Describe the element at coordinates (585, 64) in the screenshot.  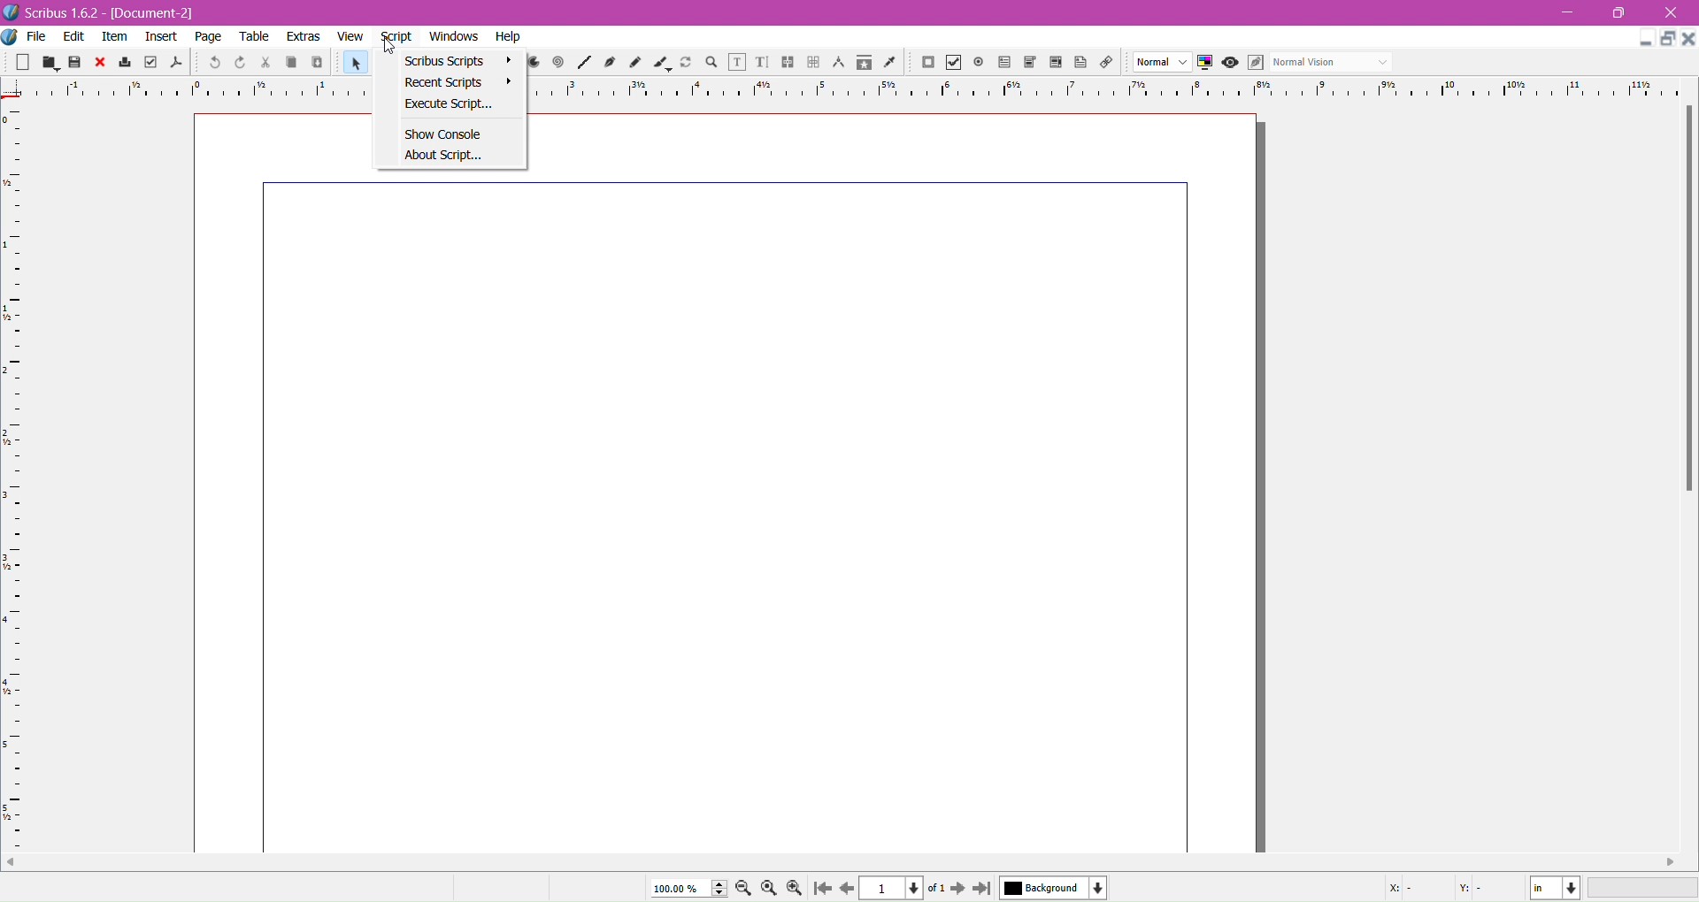
I see `Line` at that location.